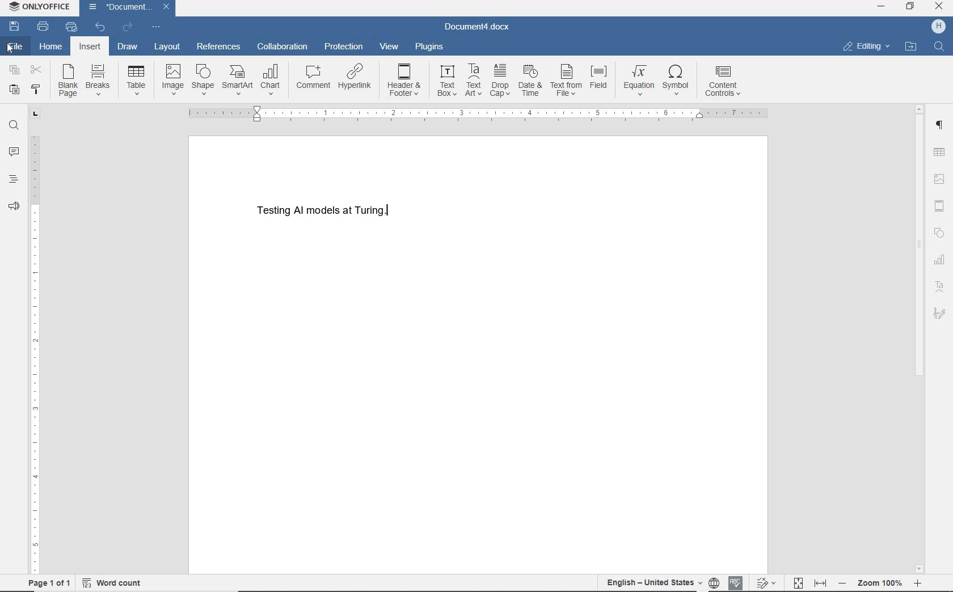  Describe the element at coordinates (939, 6) in the screenshot. I see `CLOSE` at that location.